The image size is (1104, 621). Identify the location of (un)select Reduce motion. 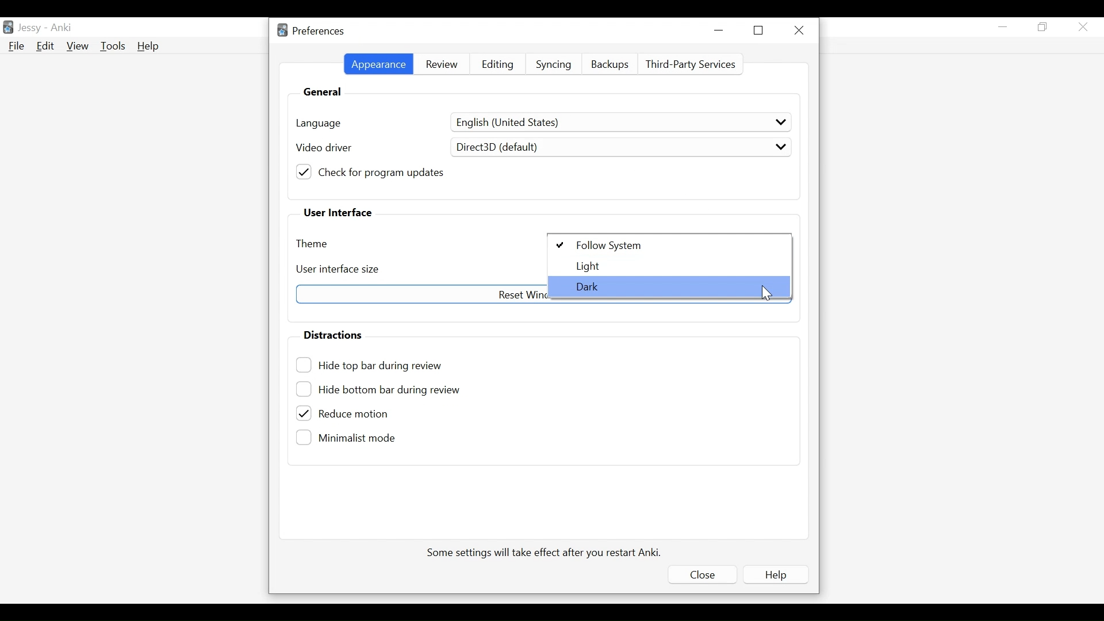
(360, 414).